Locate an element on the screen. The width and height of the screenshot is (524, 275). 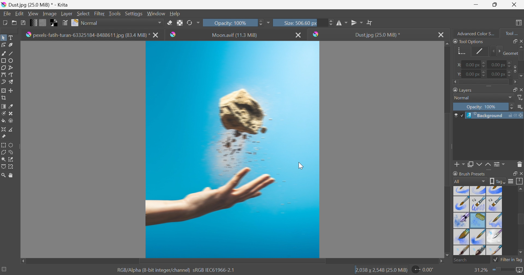
Bezier curve selection tool is located at coordinates (4, 159).